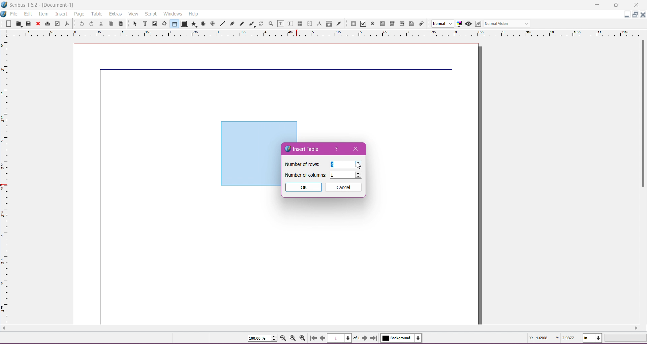  What do you see at coordinates (79, 14) in the screenshot?
I see `Page` at bounding box center [79, 14].